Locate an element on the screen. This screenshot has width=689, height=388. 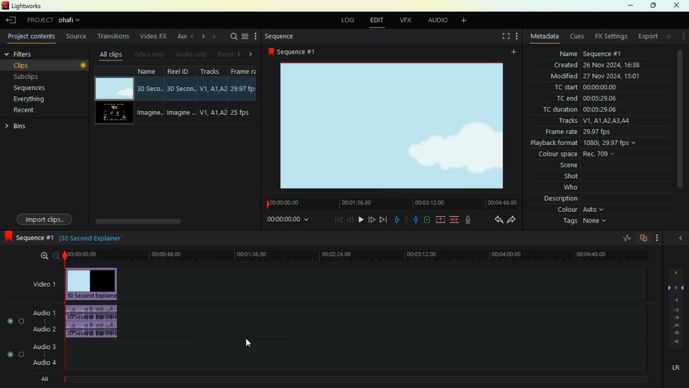
close is located at coordinates (678, 5).